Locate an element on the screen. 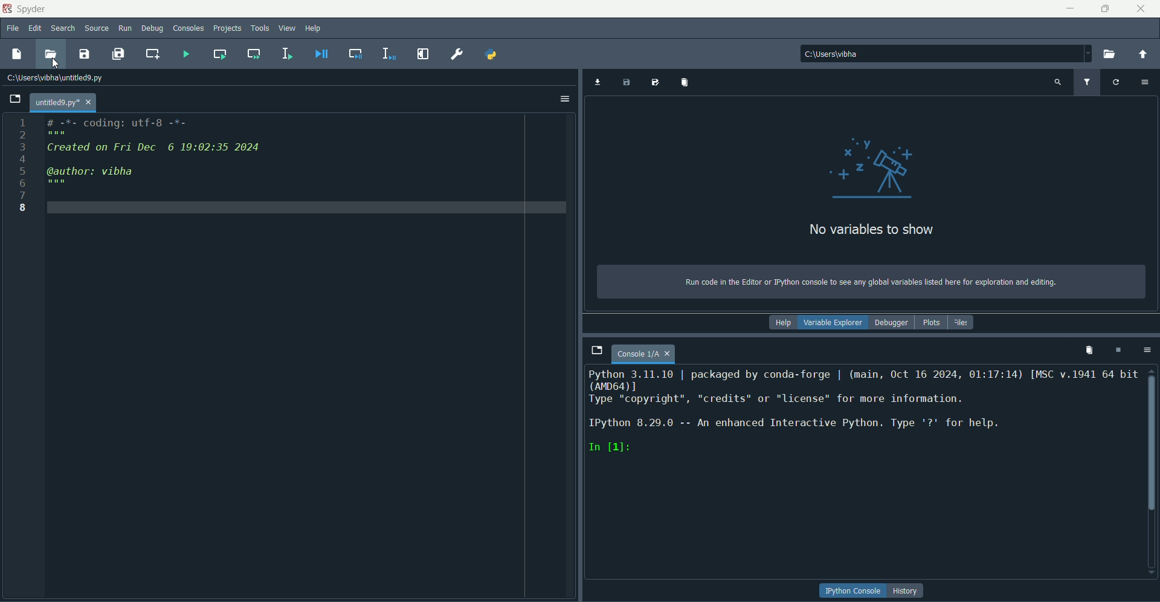  edit is located at coordinates (37, 29).